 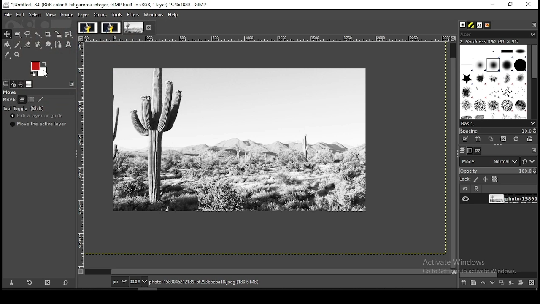 I want to click on duplicate brush, so click(x=491, y=139).